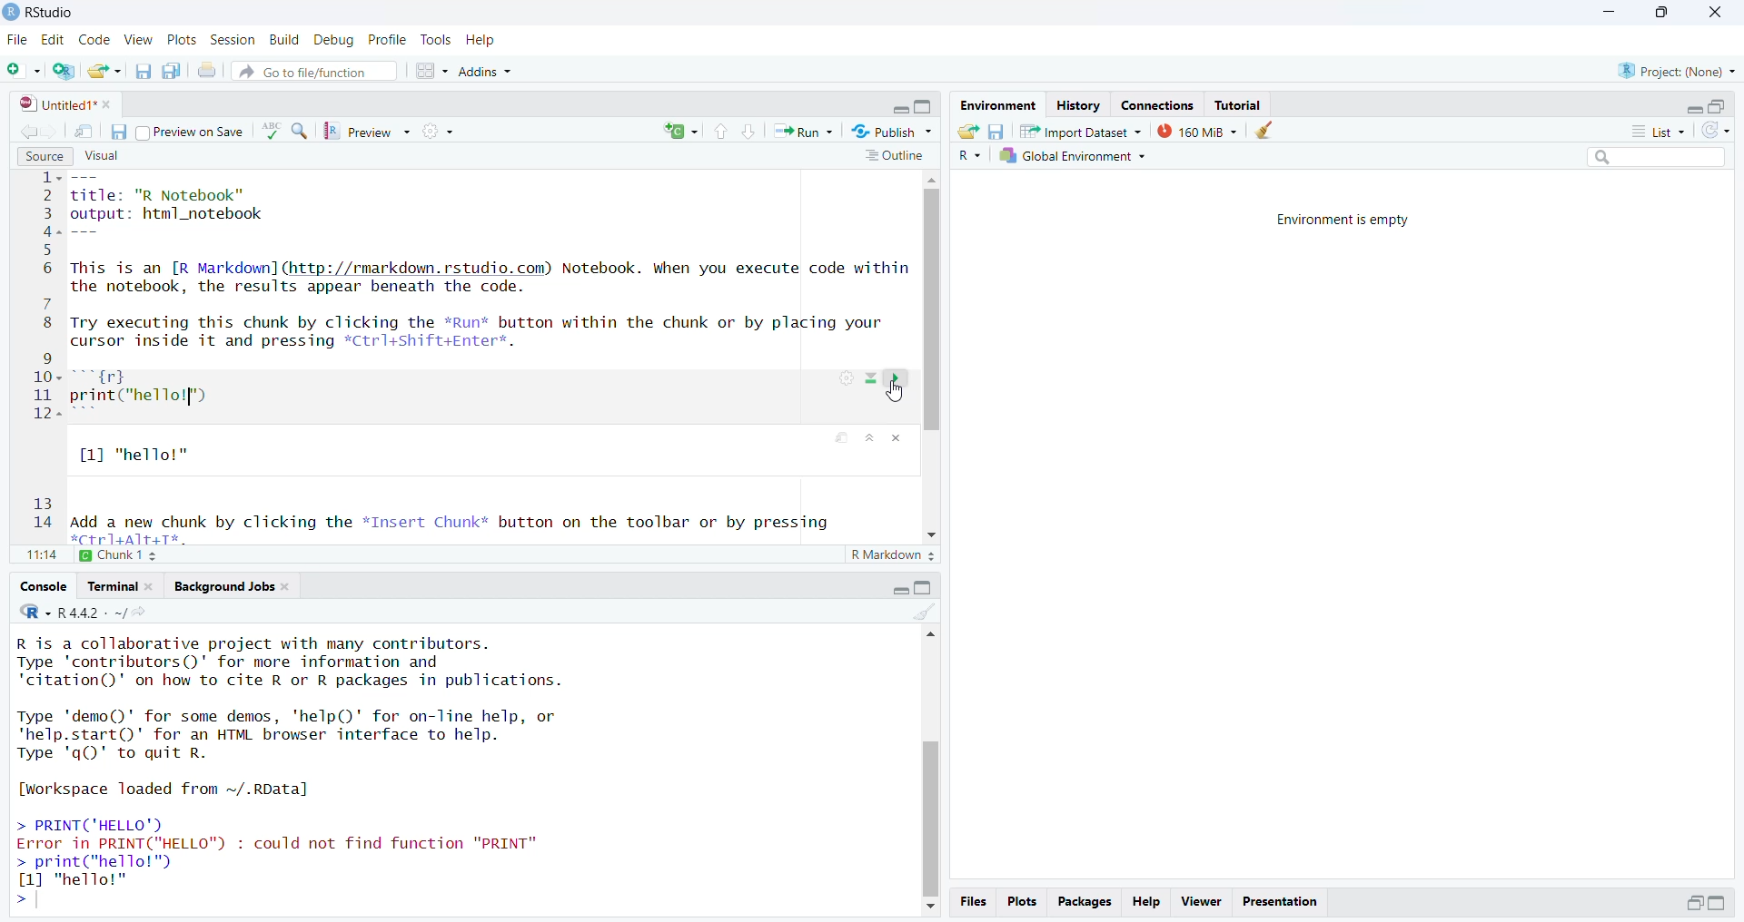 This screenshot has height=922, width=1744. What do you see at coordinates (720, 132) in the screenshot?
I see `go to previous section` at bounding box center [720, 132].